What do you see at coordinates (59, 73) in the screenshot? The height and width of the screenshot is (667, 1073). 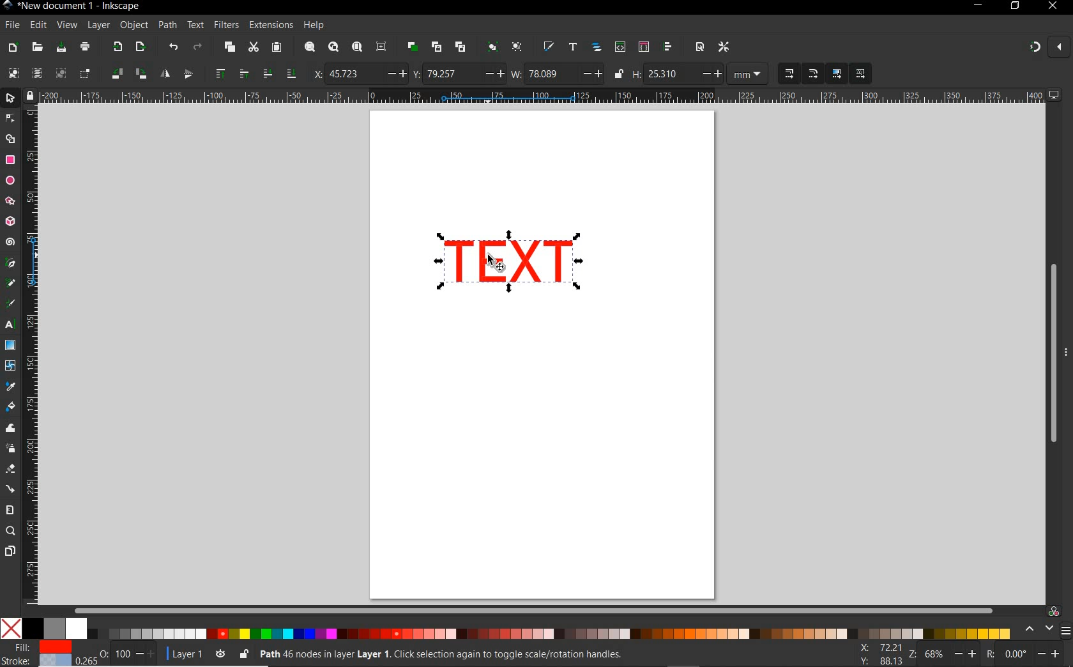 I see `DESELECT` at bounding box center [59, 73].